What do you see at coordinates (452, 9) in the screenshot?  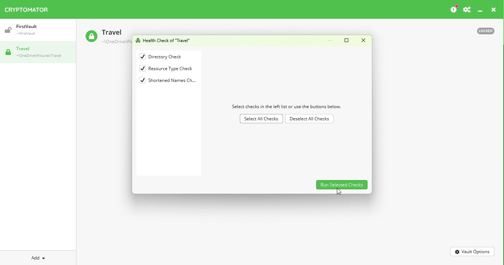 I see `Please consider donating` at bounding box center [452, 9].